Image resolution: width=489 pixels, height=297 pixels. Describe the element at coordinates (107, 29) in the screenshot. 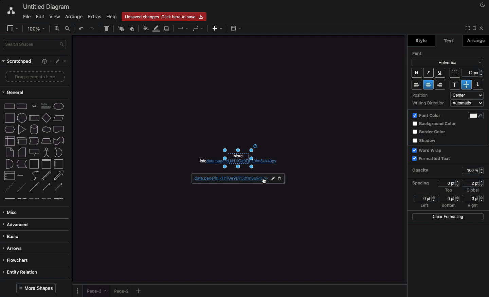

I see `Trash` at that location.